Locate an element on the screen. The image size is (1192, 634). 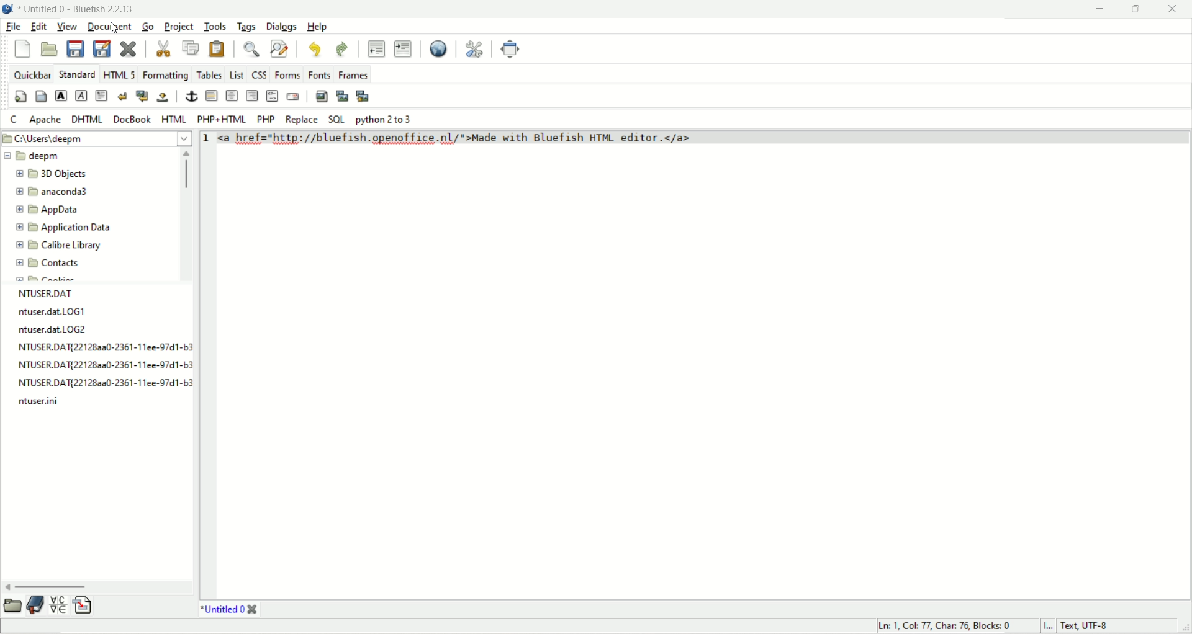
redo is located at coordinates (343, 49).